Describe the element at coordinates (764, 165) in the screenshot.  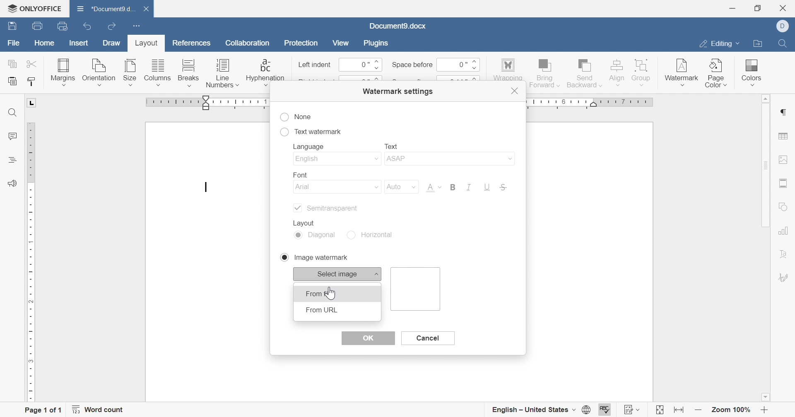
I see `scroll bar` at that location.